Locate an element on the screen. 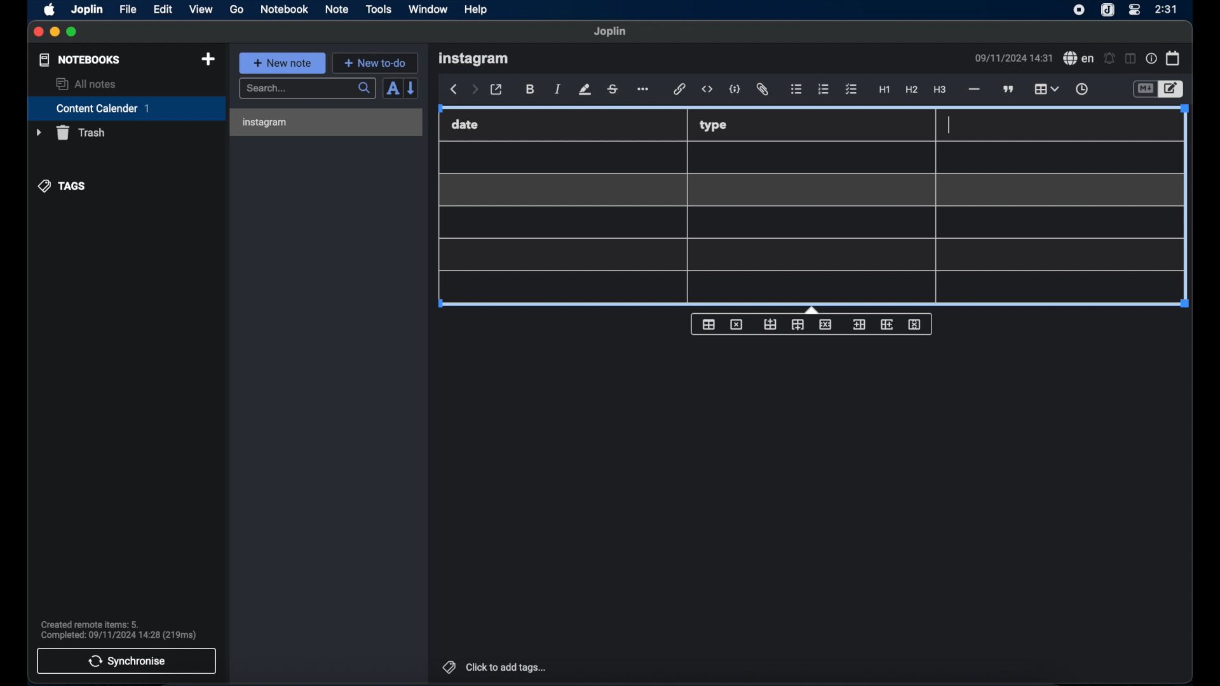 The image size is (1220, 686). joplin icon is located at coordinates (1107, 10).